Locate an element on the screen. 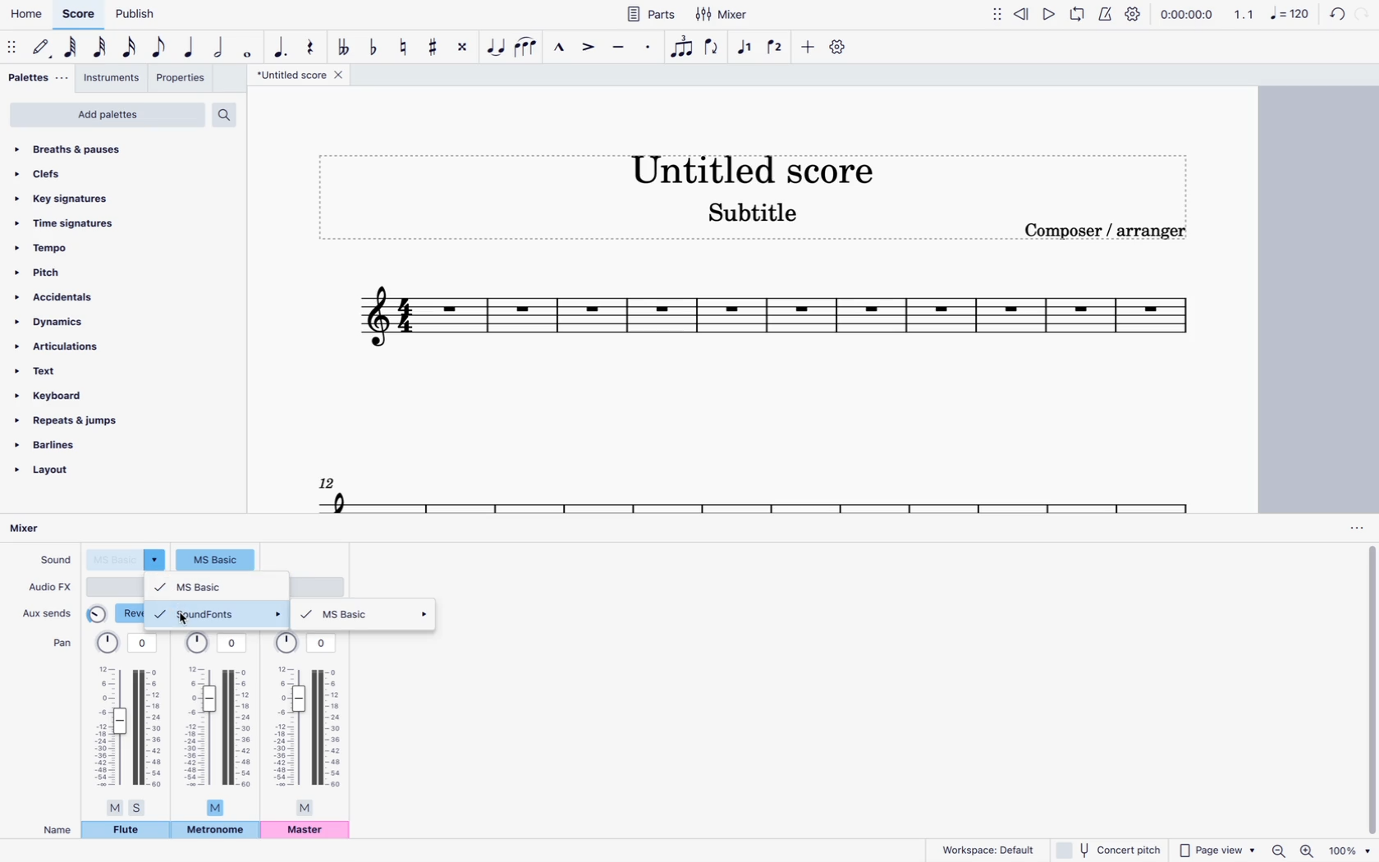 Image resolution: width=1379 pixels, height=862 pixels. clefs is located at coordinates (88, 173).